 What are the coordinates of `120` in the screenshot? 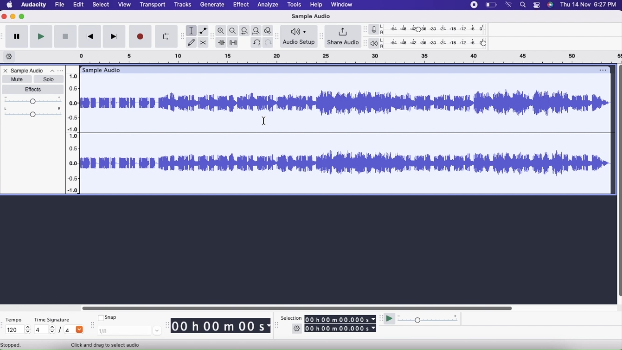 It's located at (17, 330).